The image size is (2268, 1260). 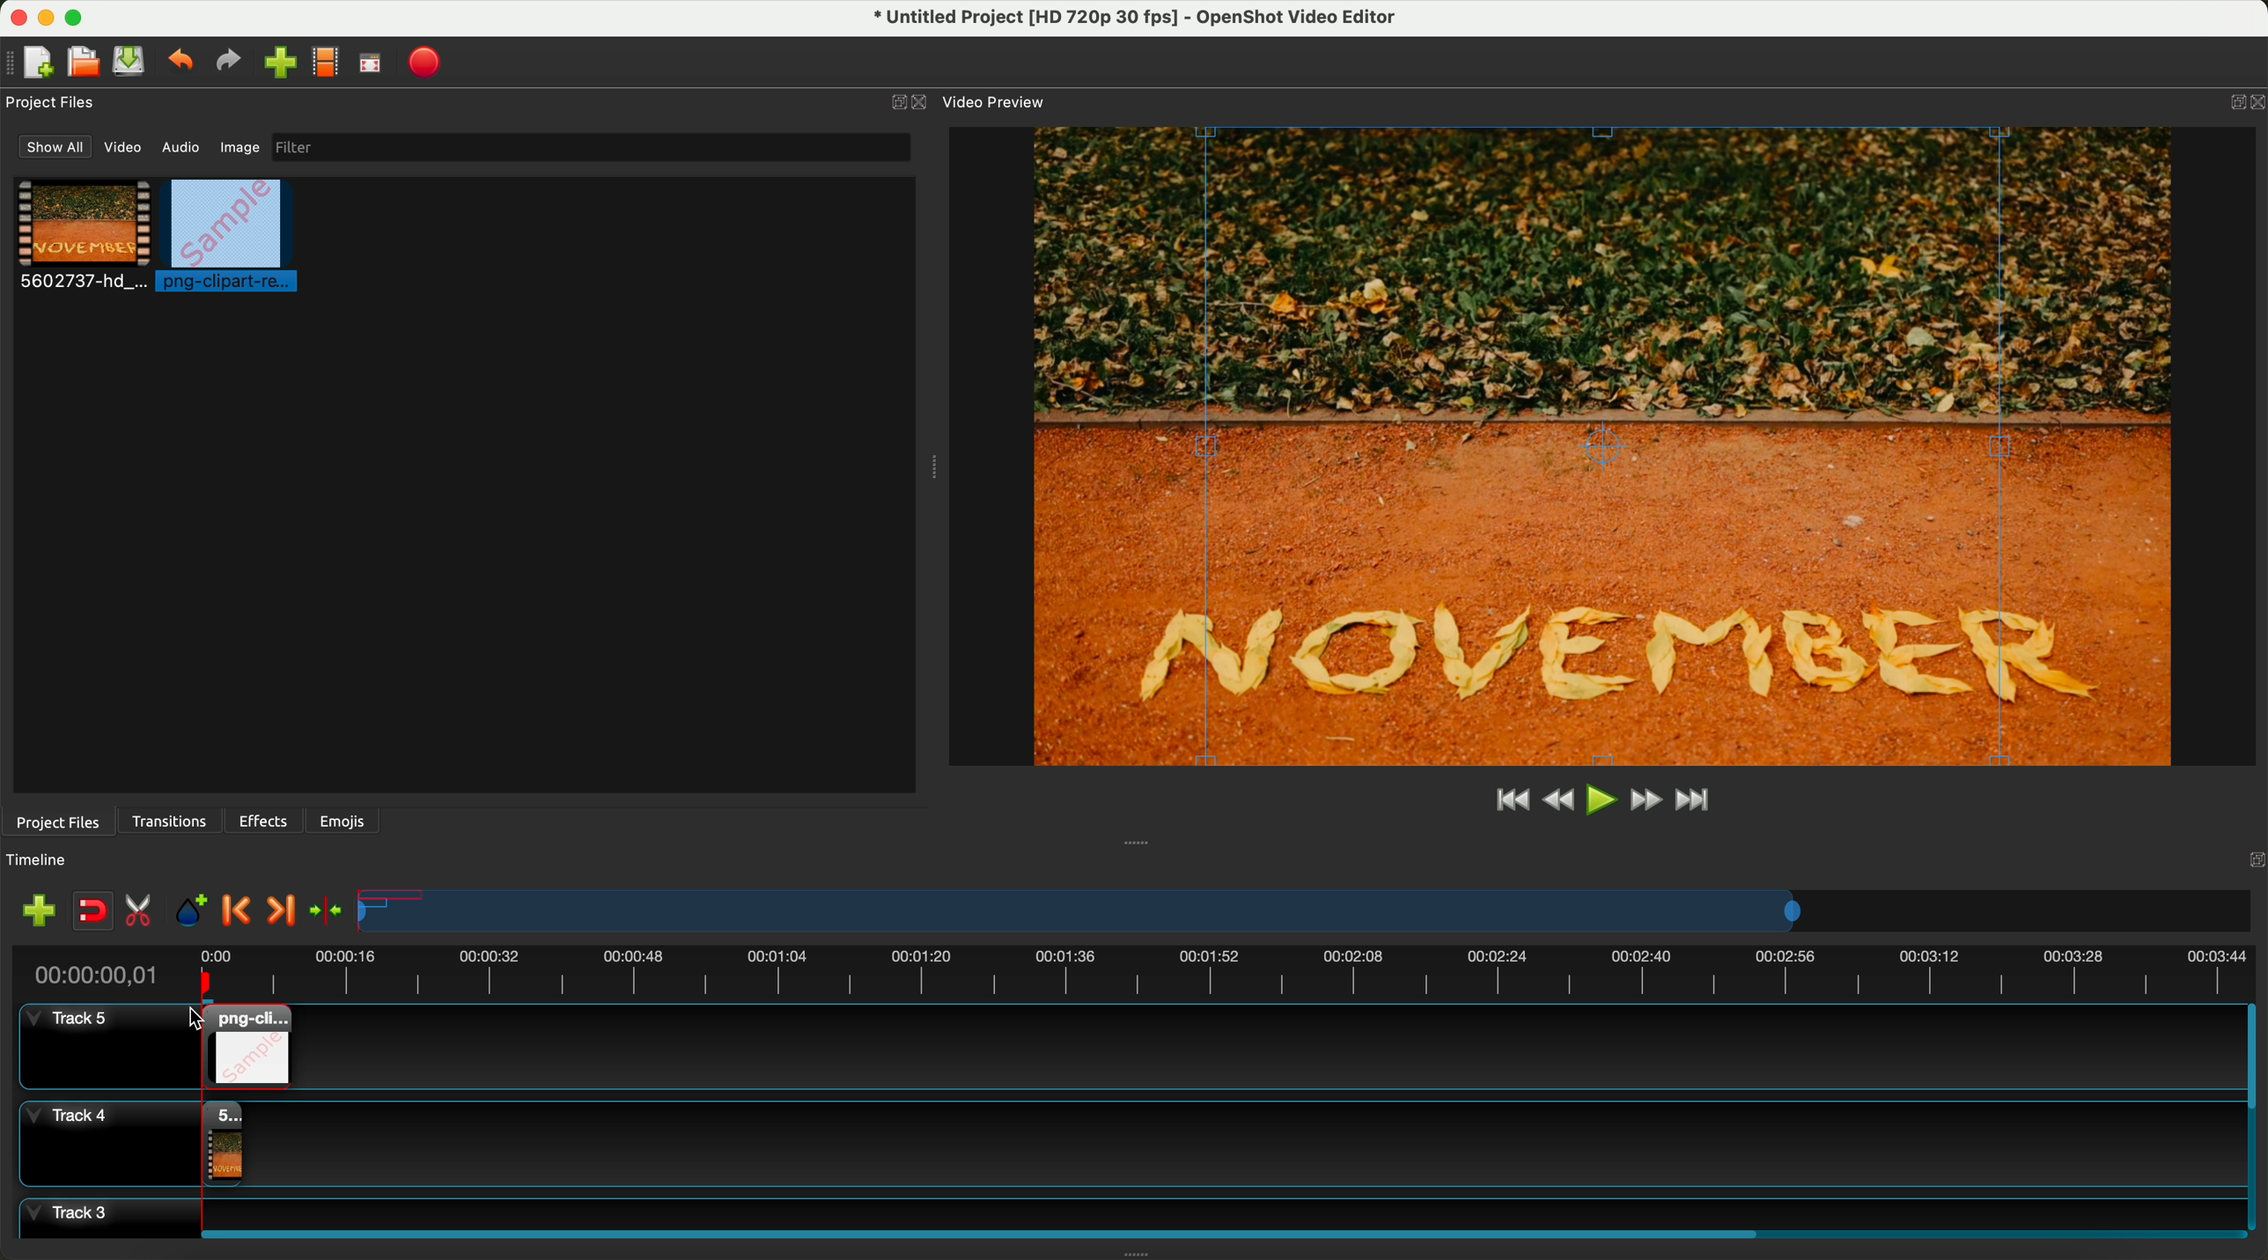 What do you see at coordinates (1612, 445) in the screenshot?
I see `pREVIEW` at bounding box center [1612, 445].